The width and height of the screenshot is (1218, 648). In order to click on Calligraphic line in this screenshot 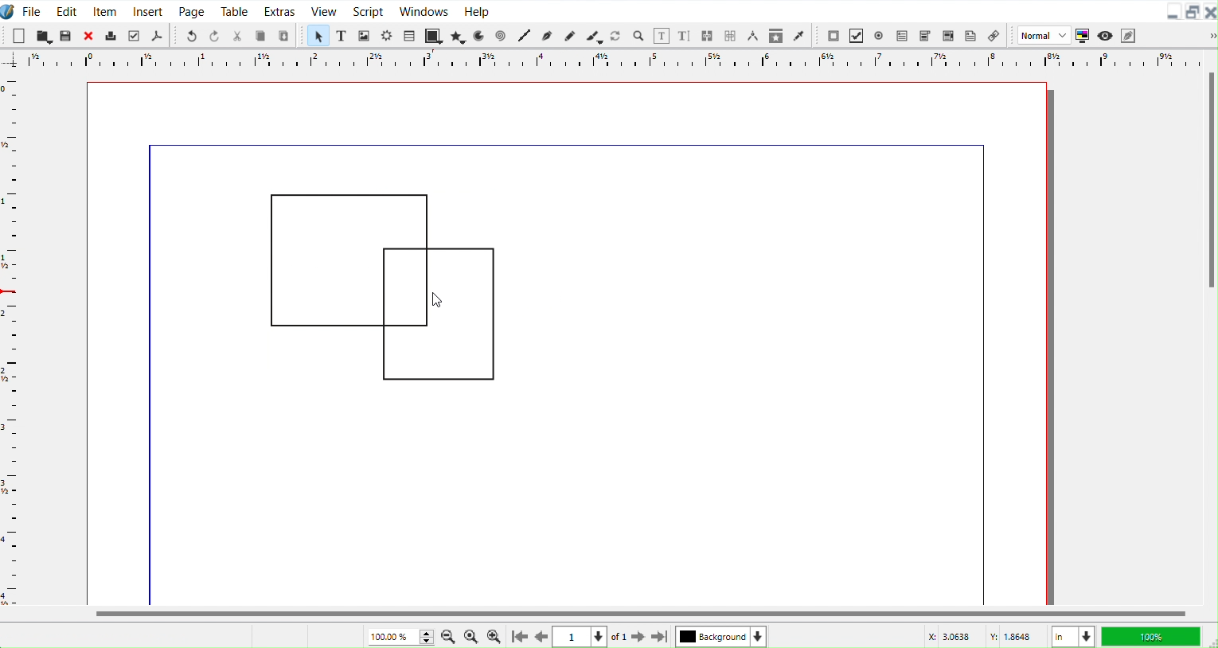, I will do `click(594, 36)`.